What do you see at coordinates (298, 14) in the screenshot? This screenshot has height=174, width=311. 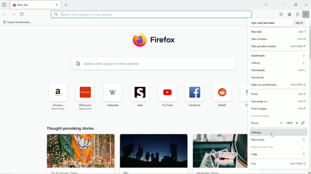 I see `extensions` at bounding box center [298, 14].